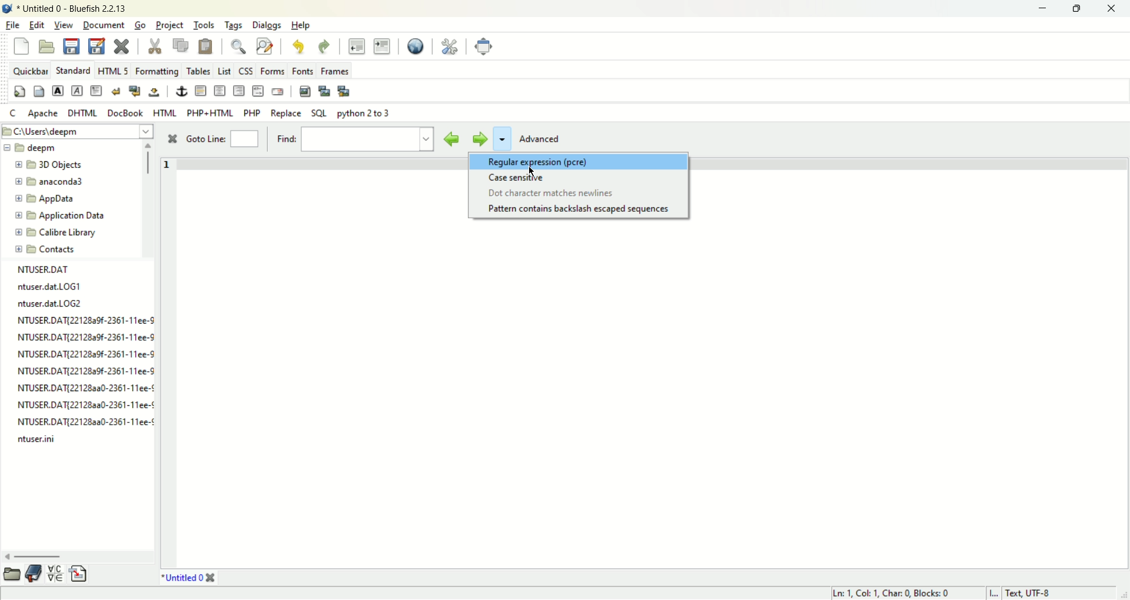  Describe the element at coordinates (344, 91) in the screenshot. I see `multi thumbnail` at that location.